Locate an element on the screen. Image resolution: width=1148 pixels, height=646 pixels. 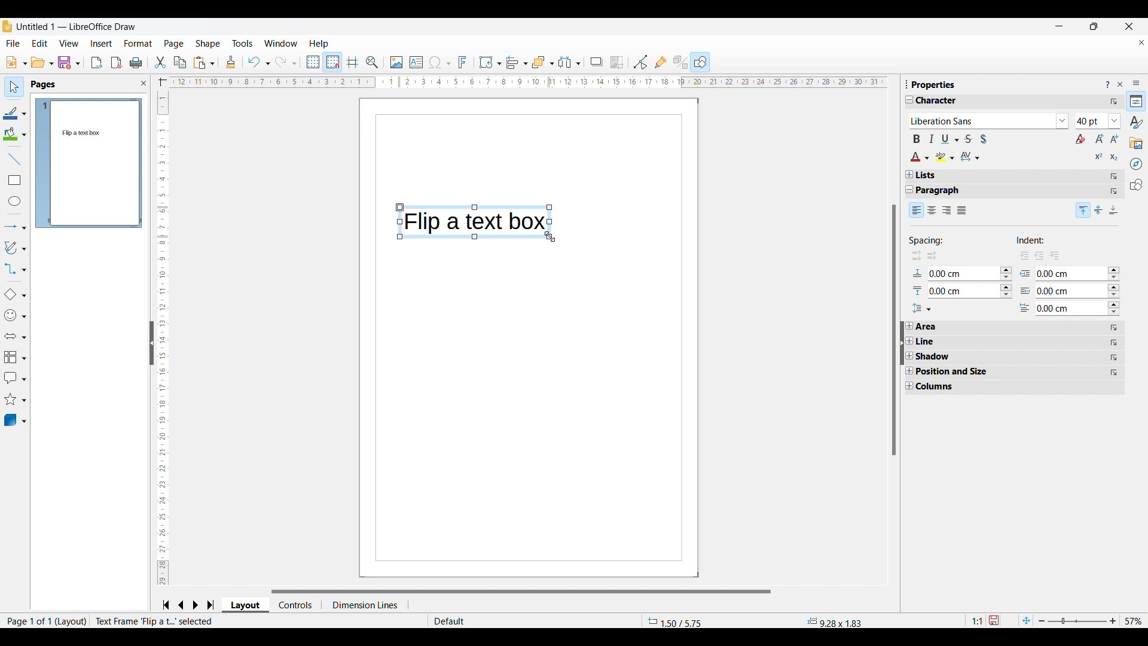
Default is located at coordinates (478, 621).